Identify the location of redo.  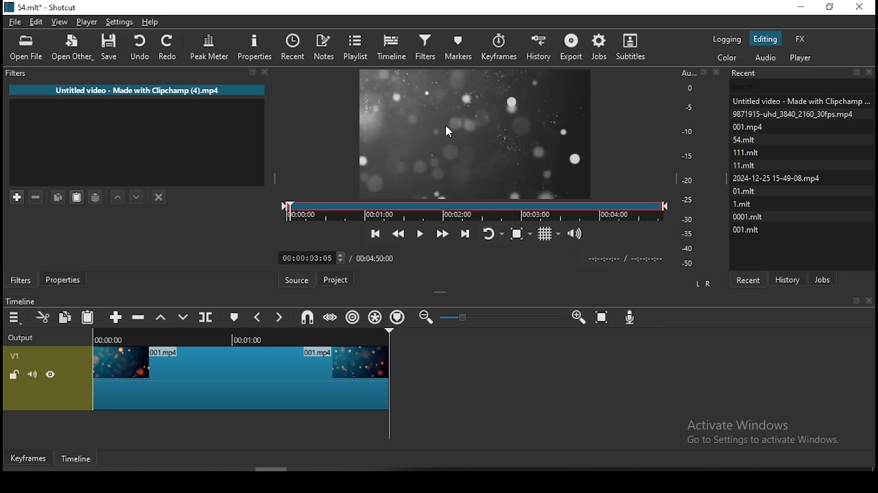
(169, 47).